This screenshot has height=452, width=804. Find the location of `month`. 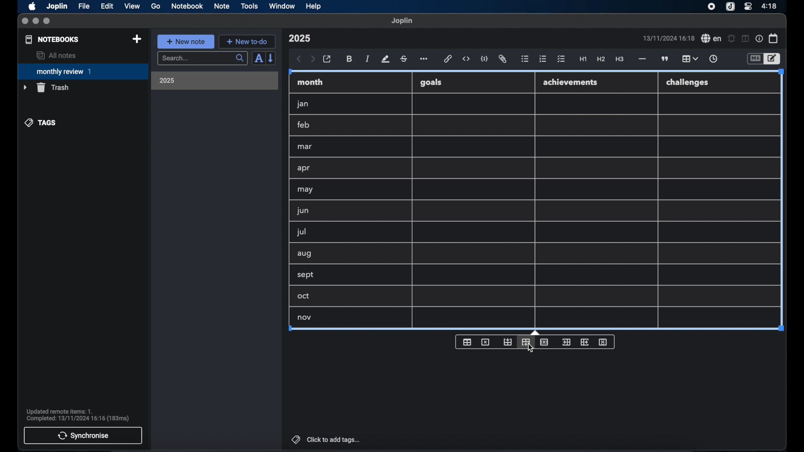

month is located at coordinates (310, 82).